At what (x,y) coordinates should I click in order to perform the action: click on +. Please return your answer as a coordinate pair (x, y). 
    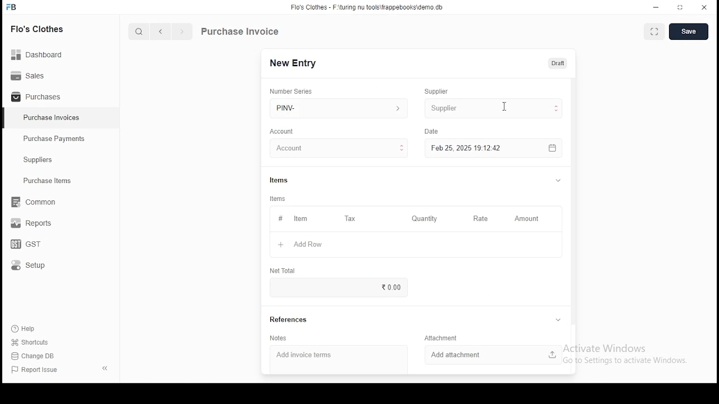
    Looking at the image, I should click on (280, 245).